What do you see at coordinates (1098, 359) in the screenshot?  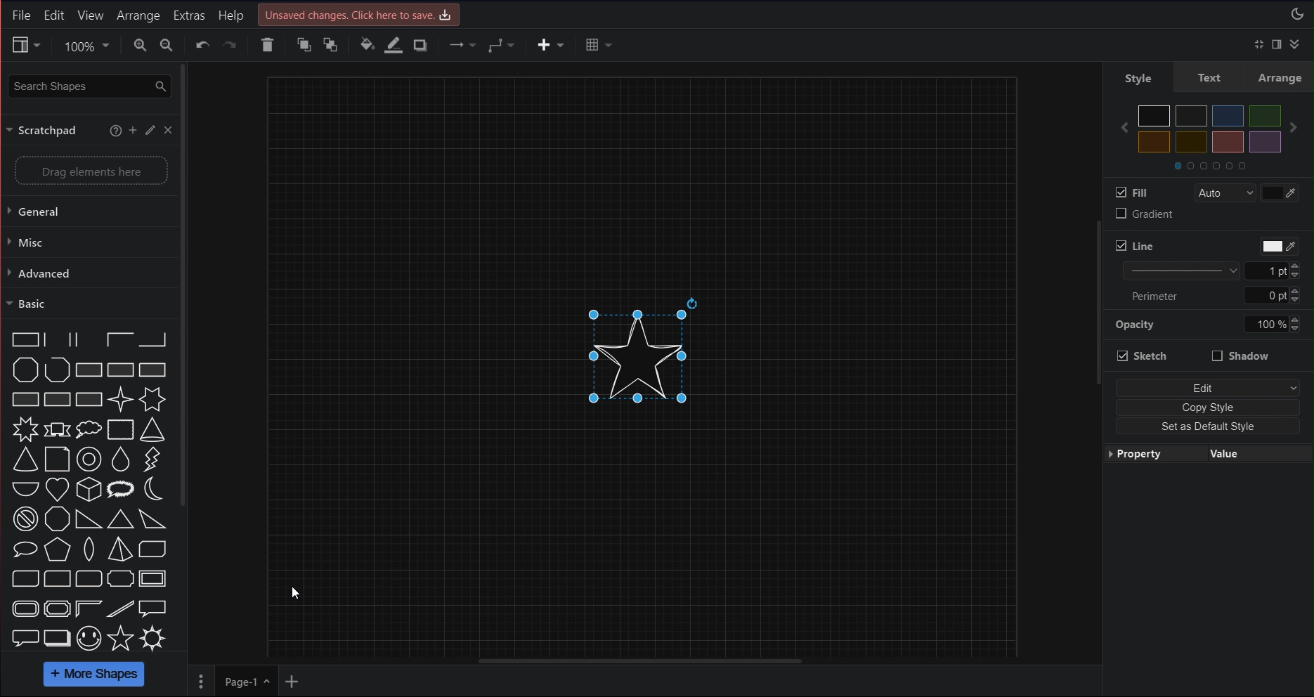 I see `Vertical Scroll bar` at bounding box center [1098, 359].